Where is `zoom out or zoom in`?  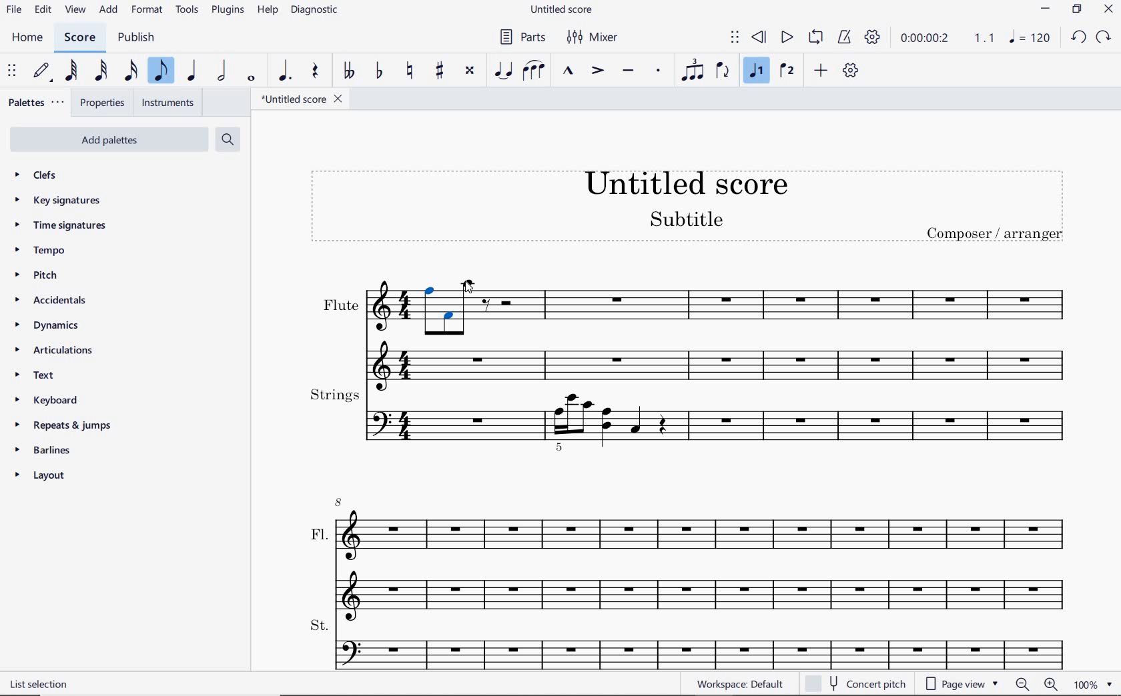 zoom out or zoom in is located at coordinates (1036, 685).